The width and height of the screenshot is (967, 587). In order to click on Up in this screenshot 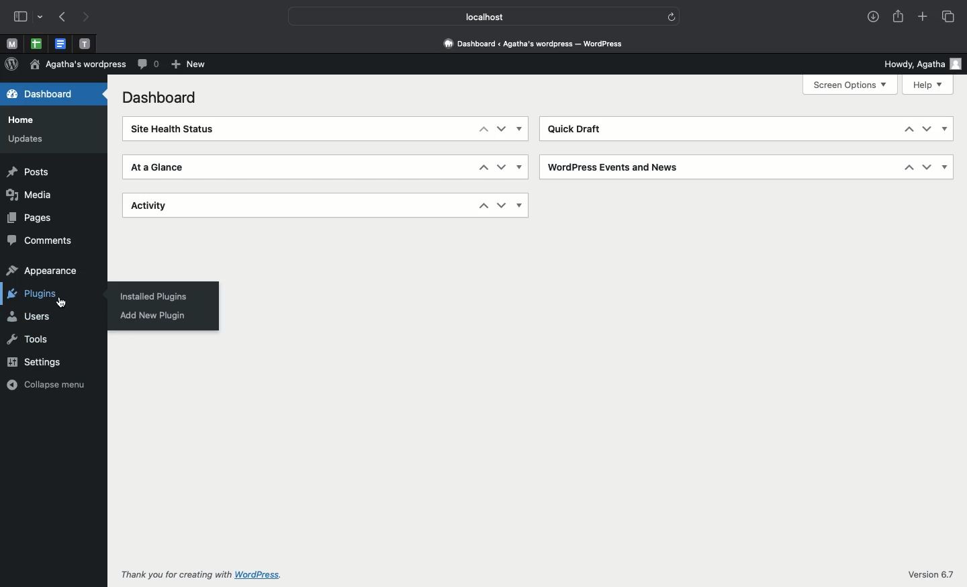, I will do `click(480, 167)`.